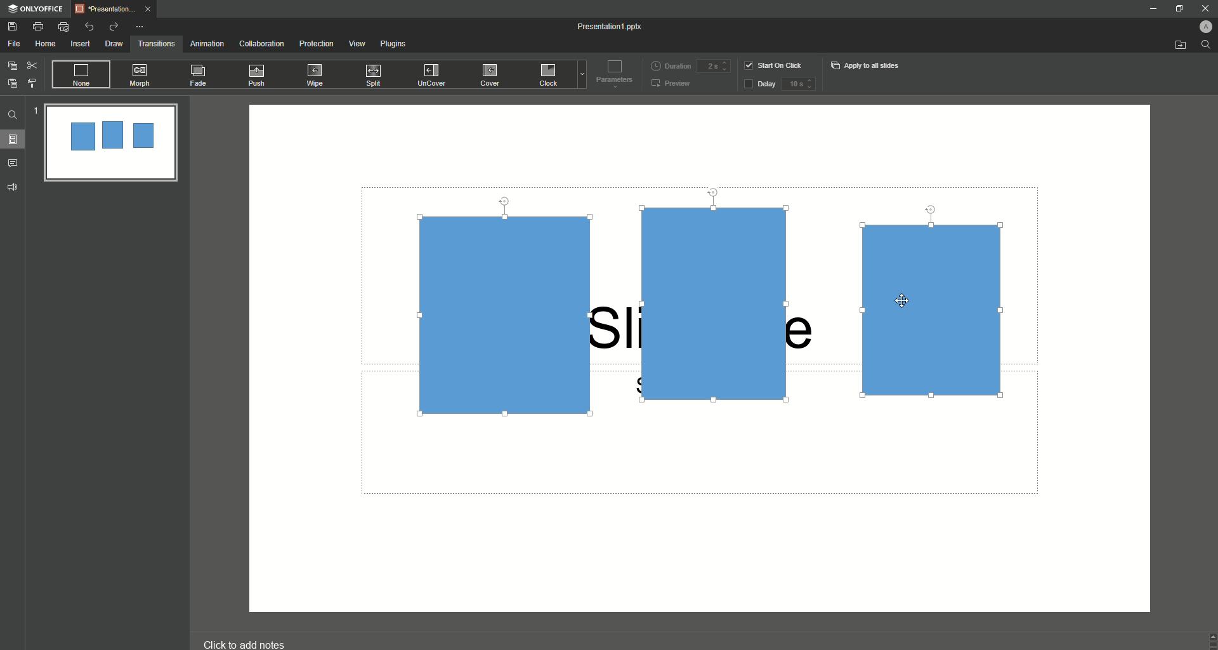 The height and width of the screenshot is (650, 1218). What do you see at coordinates (16, 140) in the screenshot?
I see `Slides` at bounding box center [16, 140].